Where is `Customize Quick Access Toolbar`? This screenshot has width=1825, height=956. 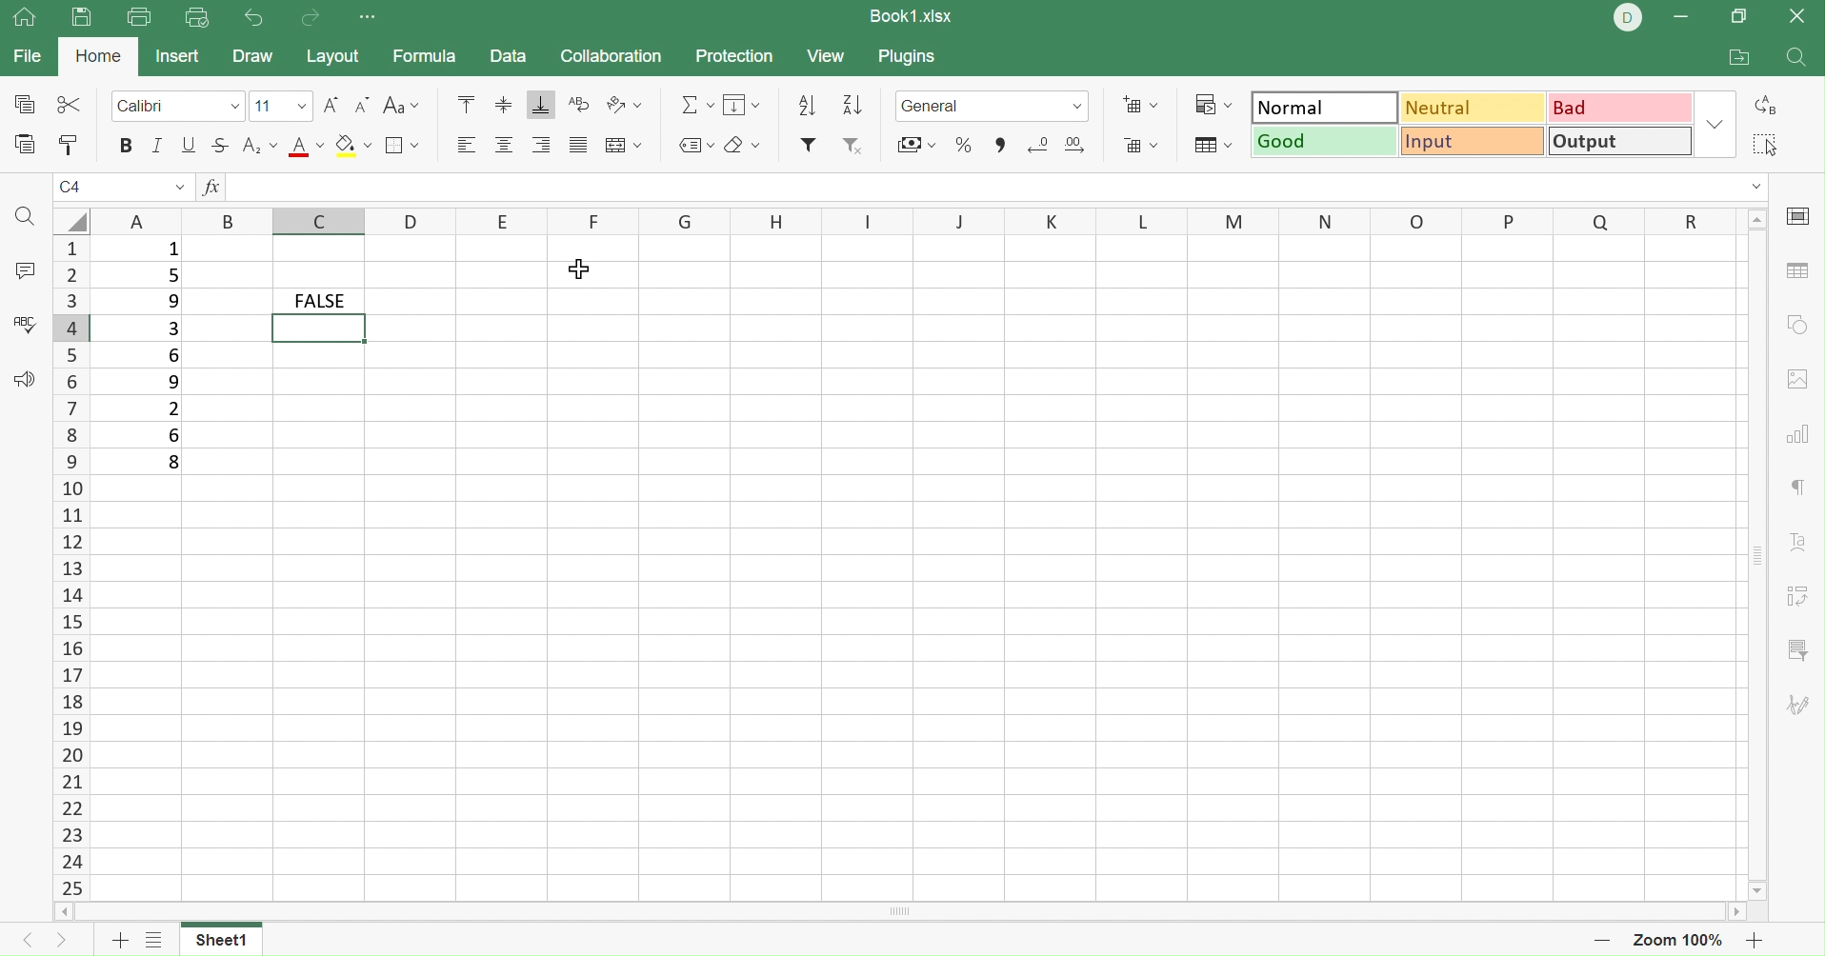
Customize Quick Access Toolbar is located at coordinates (370, 19).